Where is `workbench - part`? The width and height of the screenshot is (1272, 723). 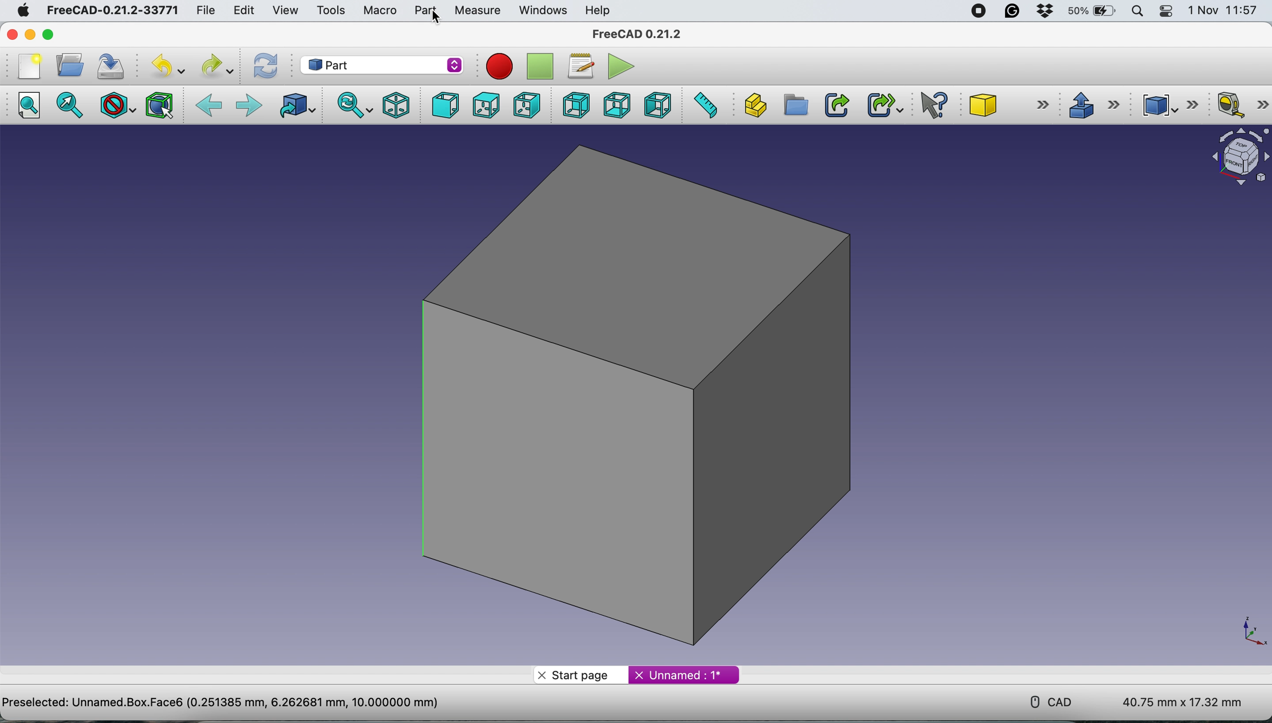
workbench - part is located at coordinates (381, 65).